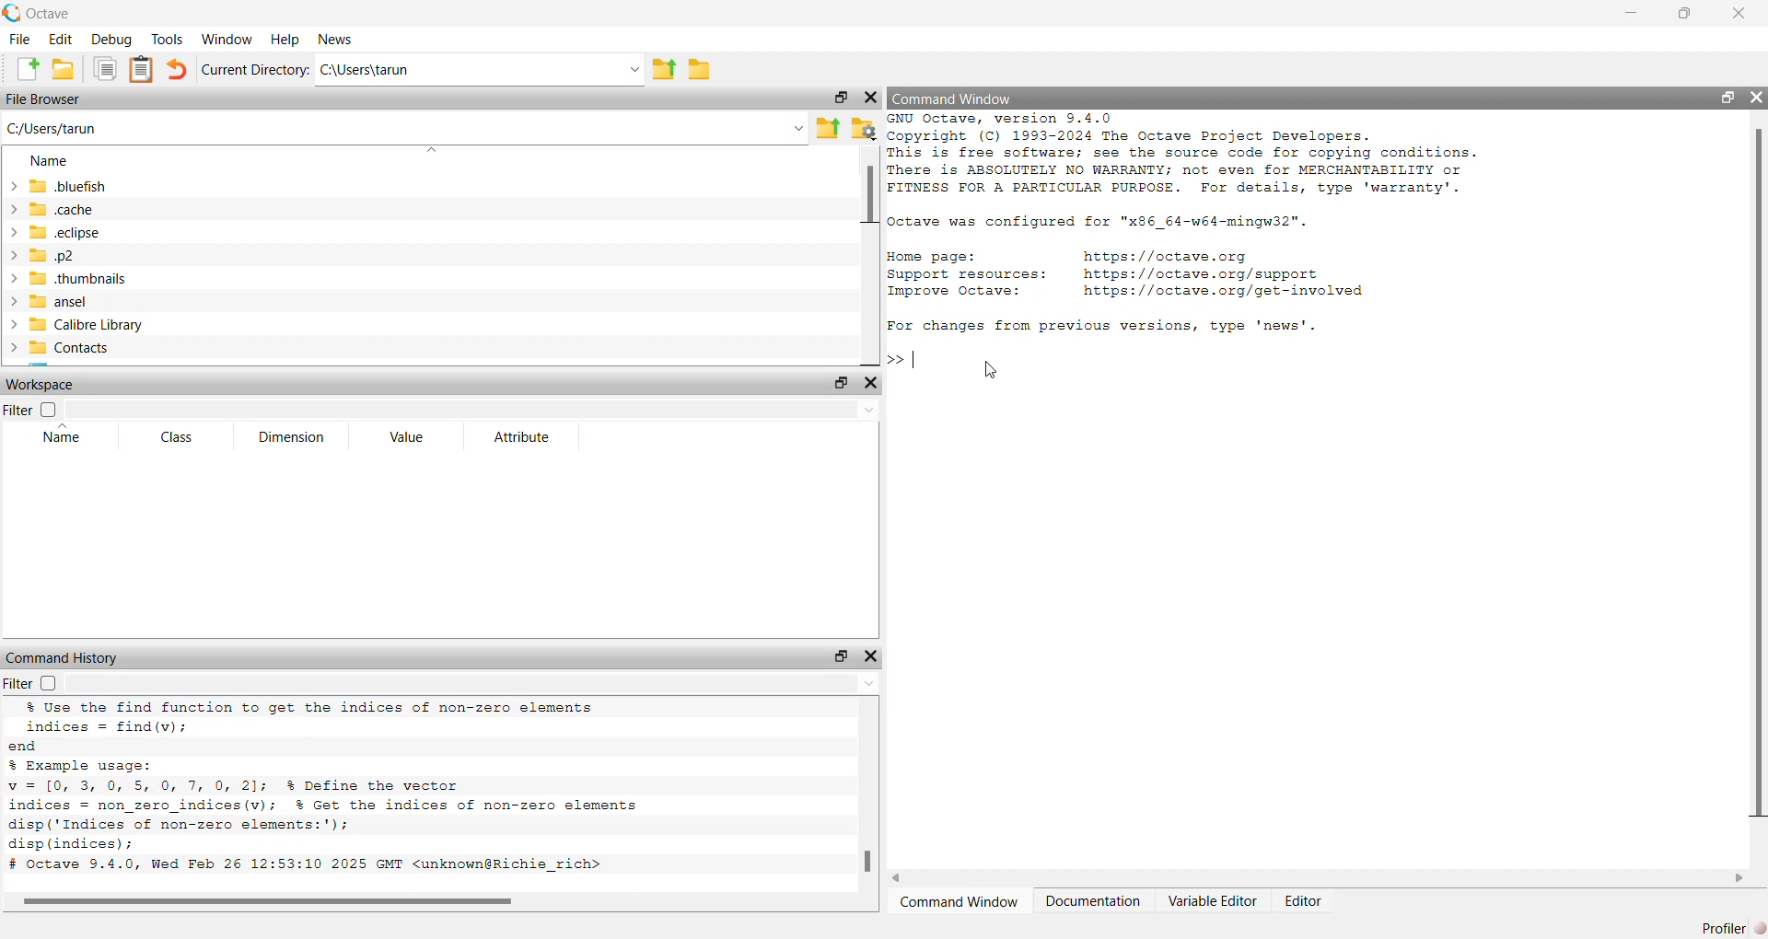 The image size is (1768, 939). What do you see at coordinates (477, 687) in the screenshot?
I see `dropdown` at bounding box center [477, 687].